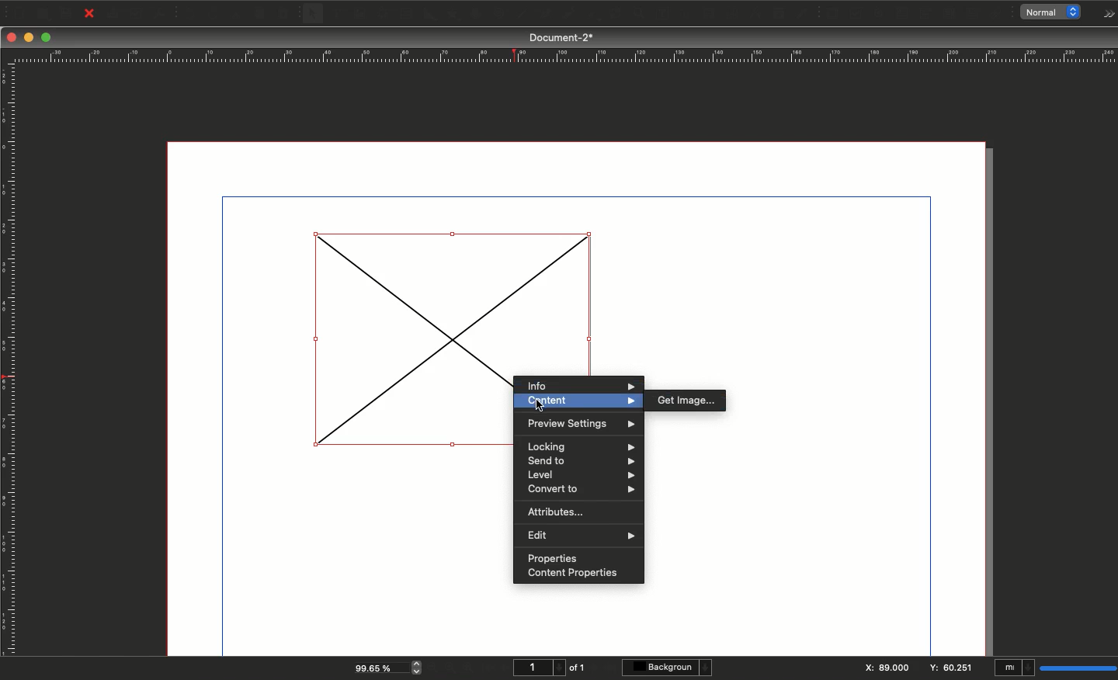 Image resolution: width=1118 pixels, height=680 pixels. I want to click on Ruler, so click(563, 56).